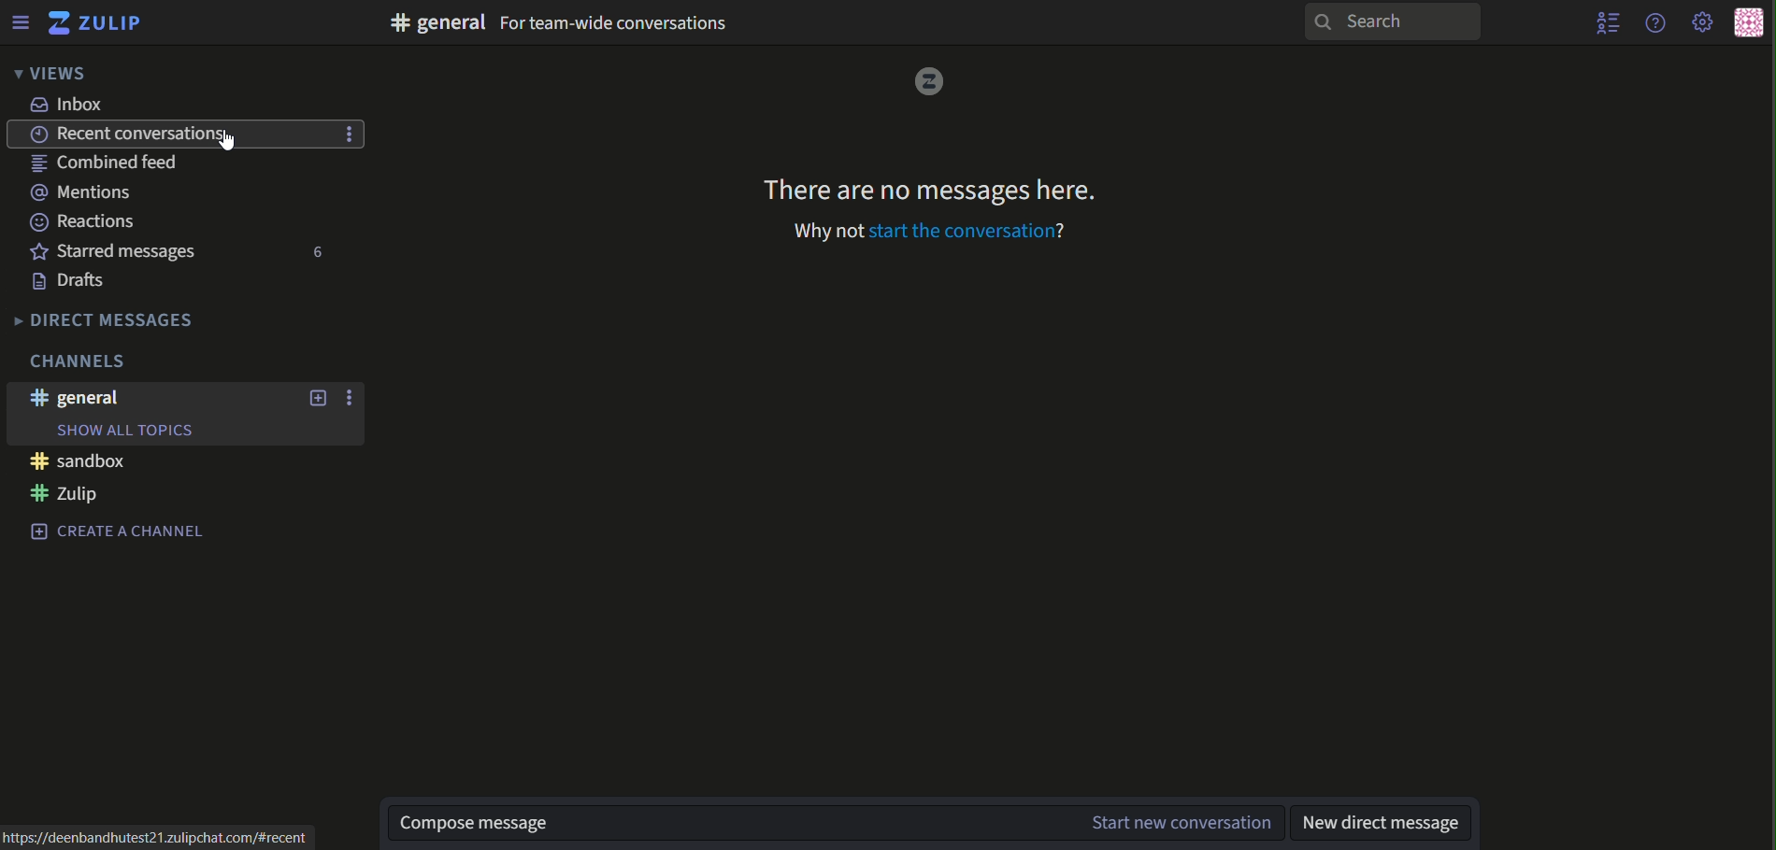 The image size is (1776, 850). Describe the element at coordinates (1654, 21) in the screenshot. I see `help menu` at that location.